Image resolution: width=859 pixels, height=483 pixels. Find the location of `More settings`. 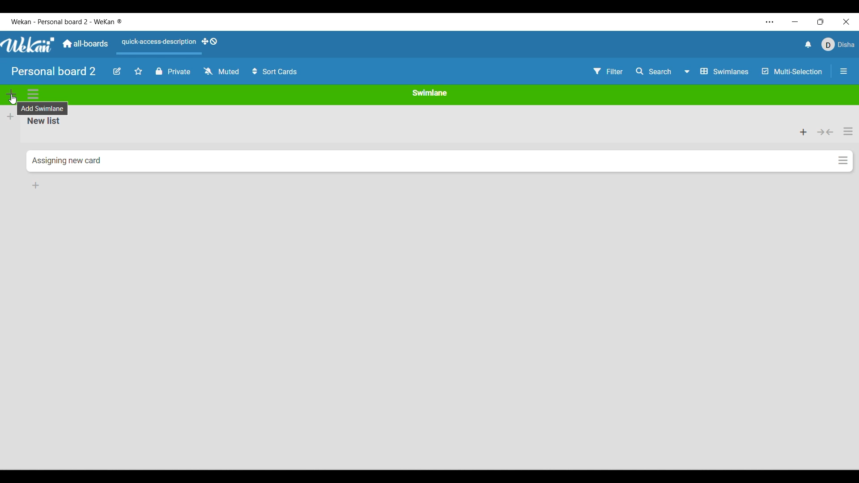

More settings is located at coordinates (770, 22).